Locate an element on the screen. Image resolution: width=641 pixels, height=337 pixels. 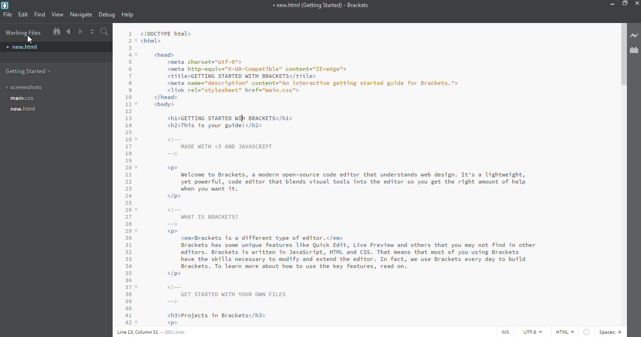
code line is located at coordinates (129, 176).